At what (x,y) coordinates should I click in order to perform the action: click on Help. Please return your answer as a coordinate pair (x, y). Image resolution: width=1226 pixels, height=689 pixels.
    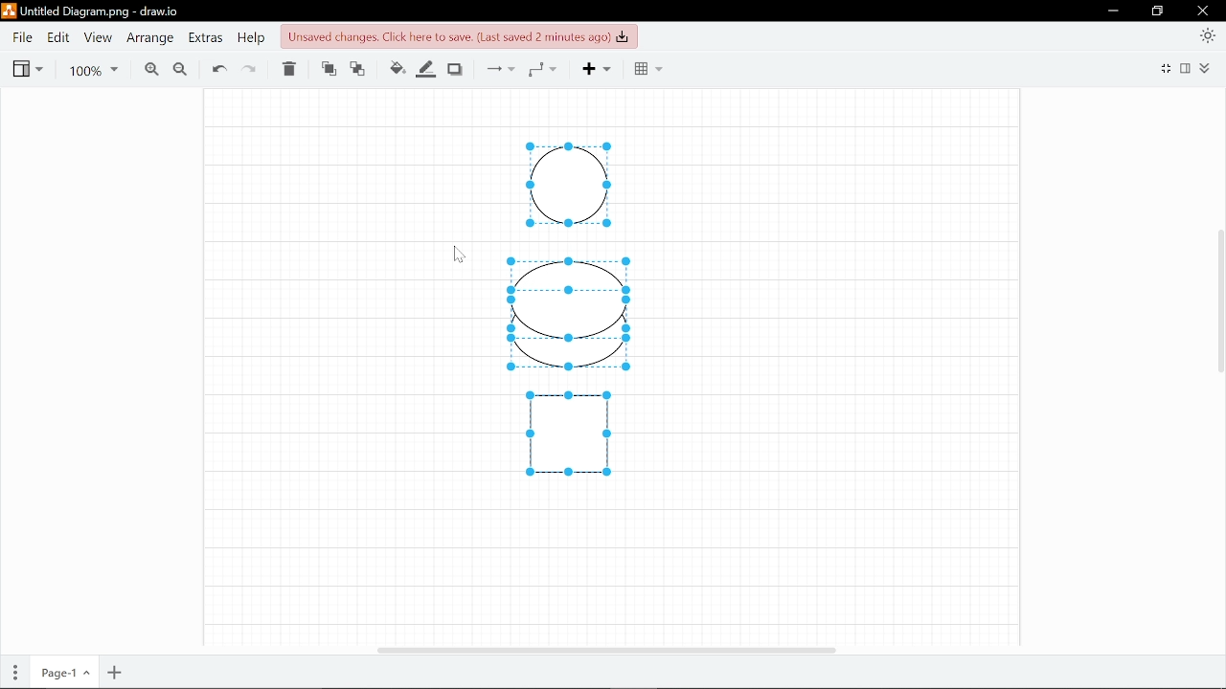
    Looking at the image, I should click on (250, 37).